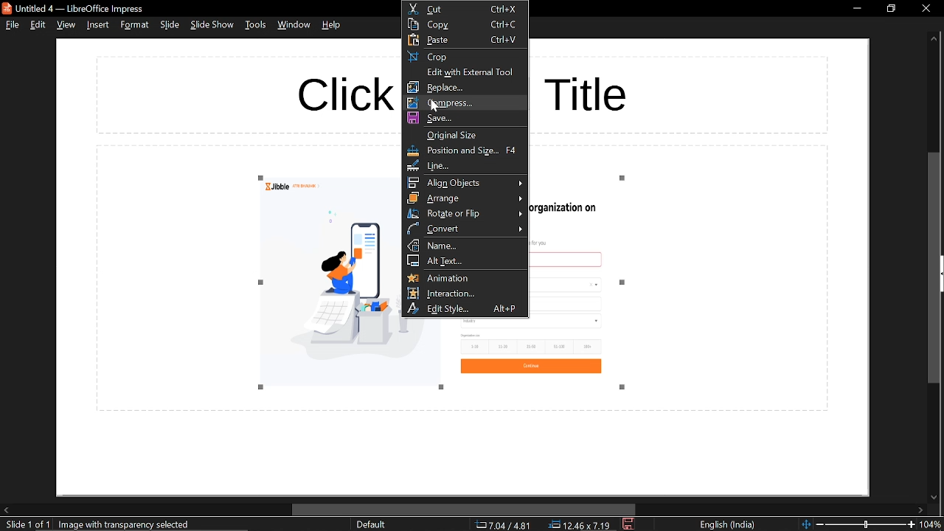 The height and width of the screenshot is (531, 944). What do you see at coordinates (590, 94) in the screenshot?
I see `title` at bounding box center [590, 94].